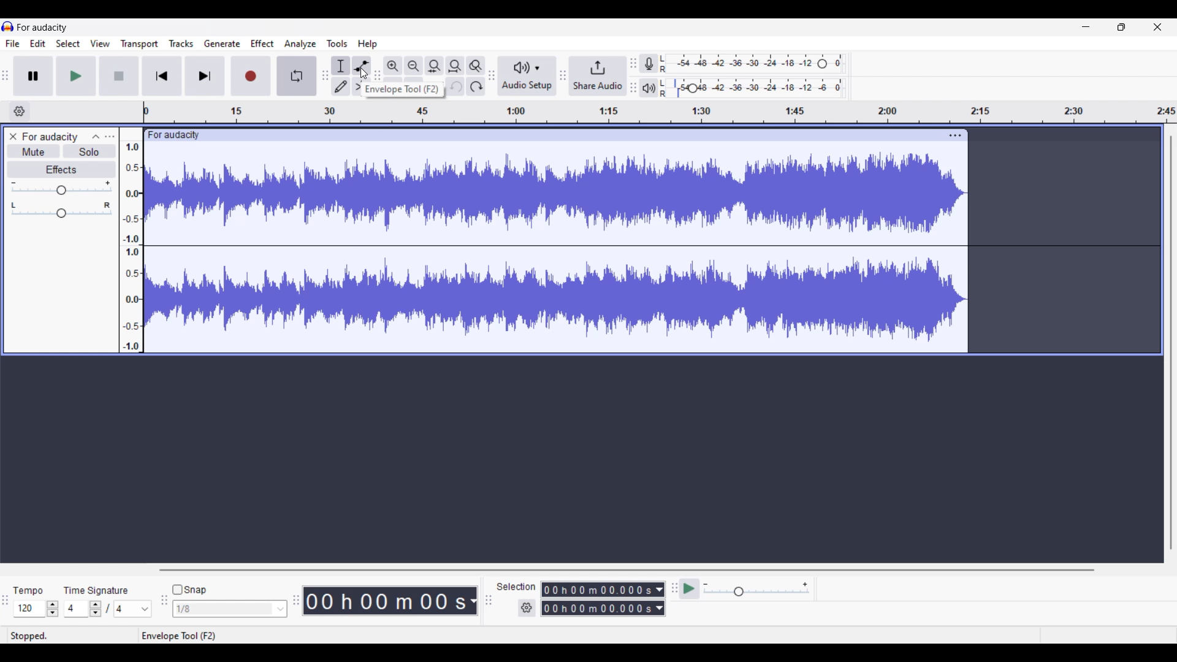 The height and width of the screenshot is (662, 1177). Describe the element at coordinates (33, 76) in the screenshot. I see `Pause` at that location.